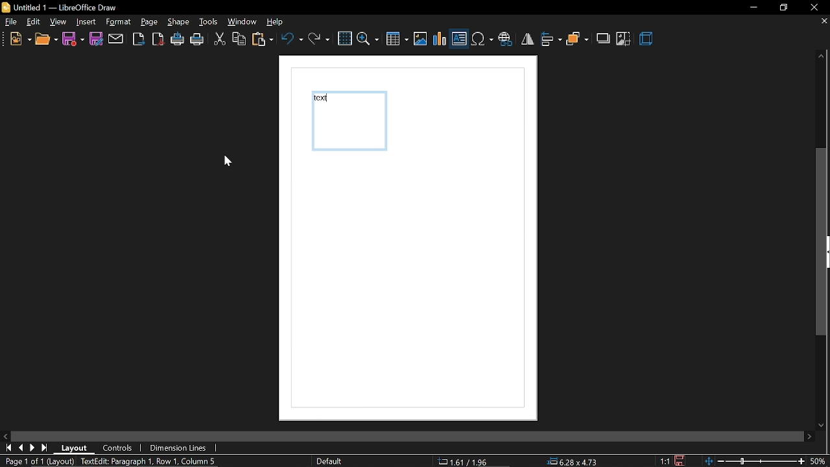  What do you see at coordinates (198, 41) in the screenshot?
I see `print` at bounding box center [198, 41].